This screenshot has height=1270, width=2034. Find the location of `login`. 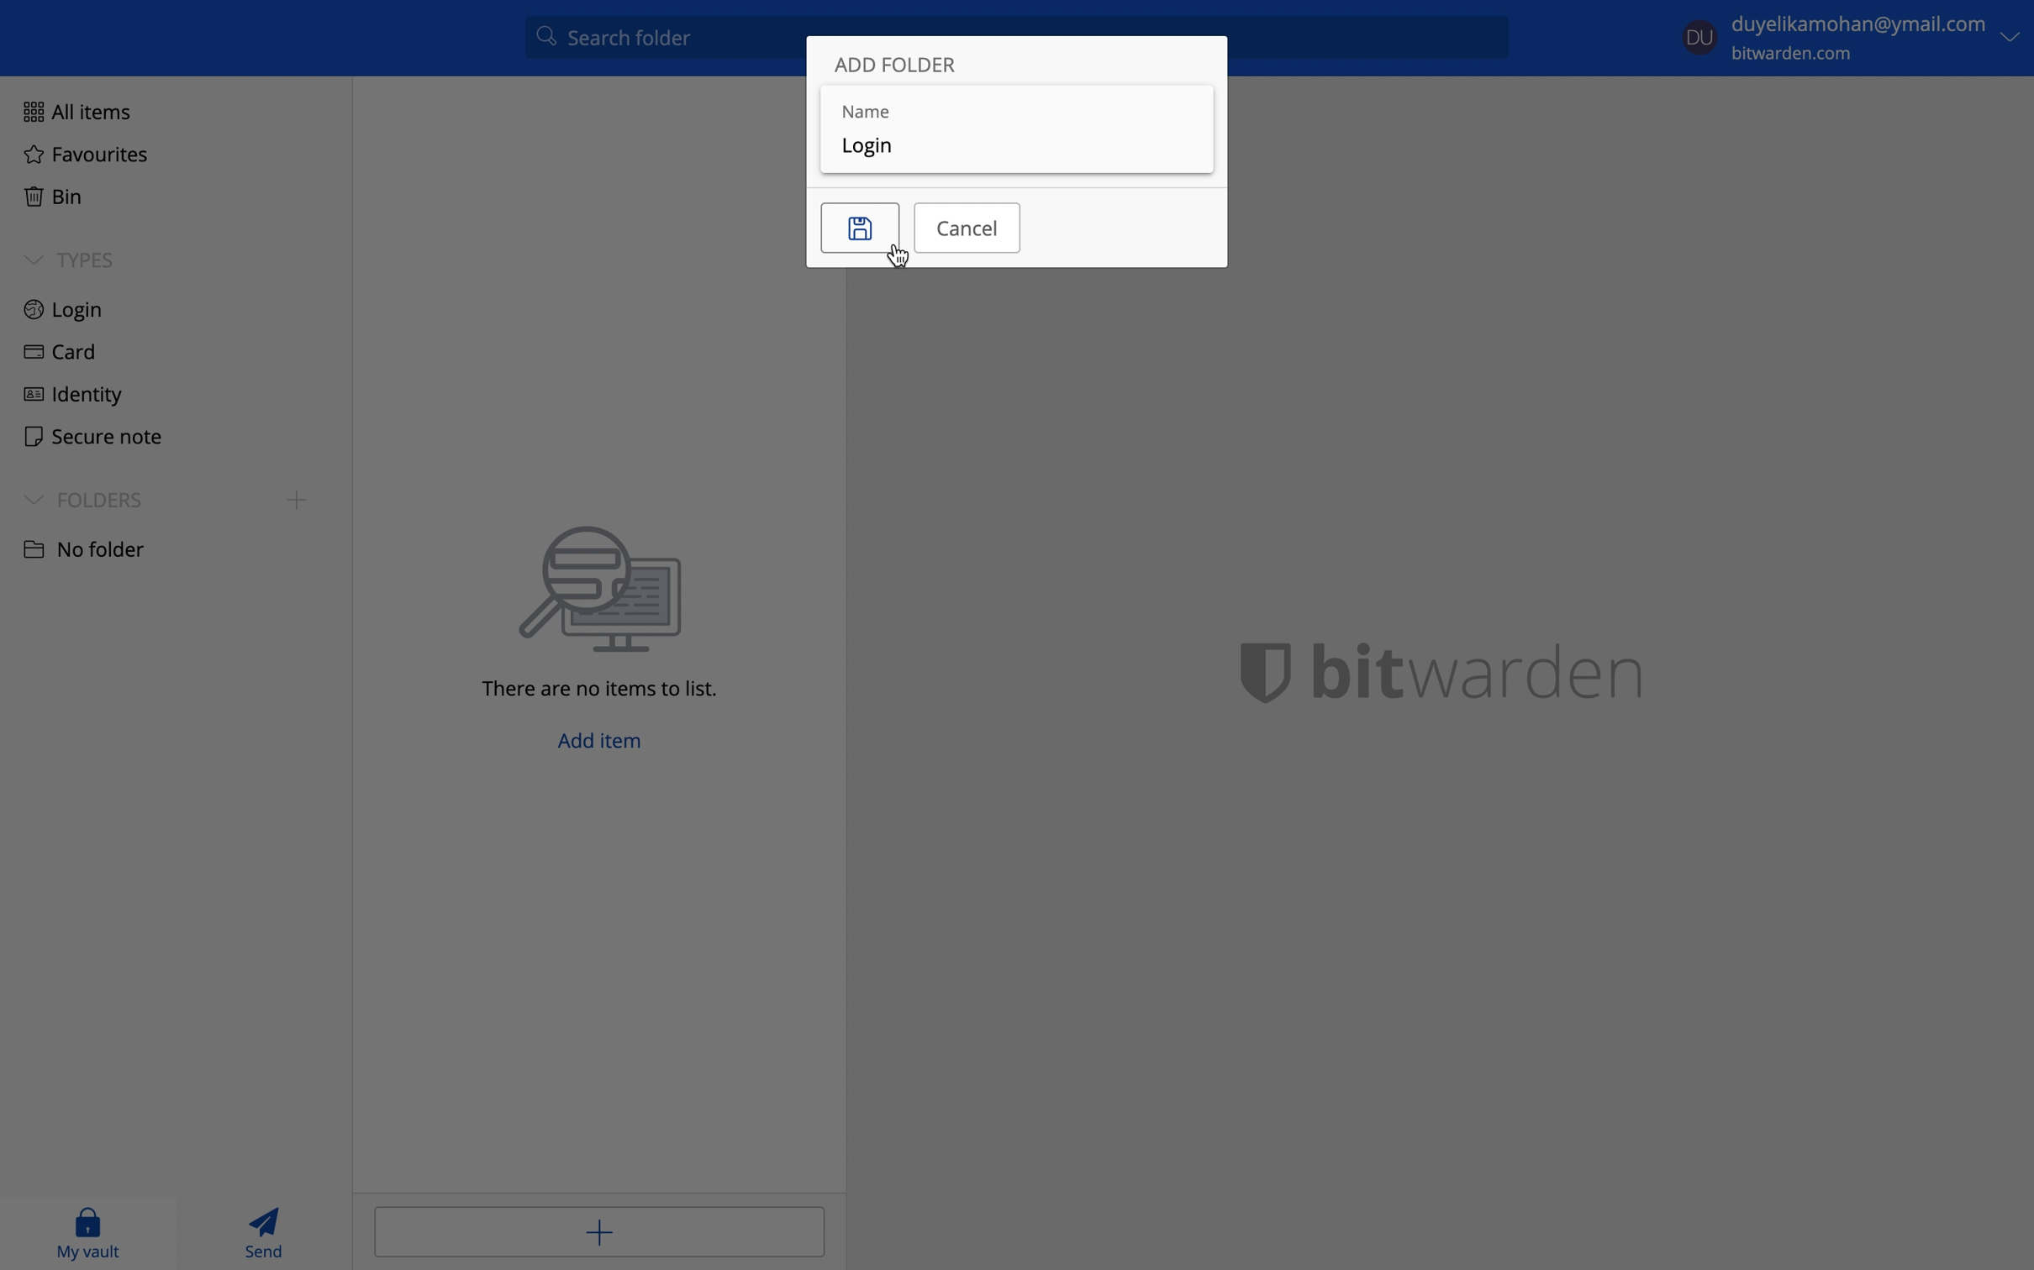

login is located at coordinates (65, 311).